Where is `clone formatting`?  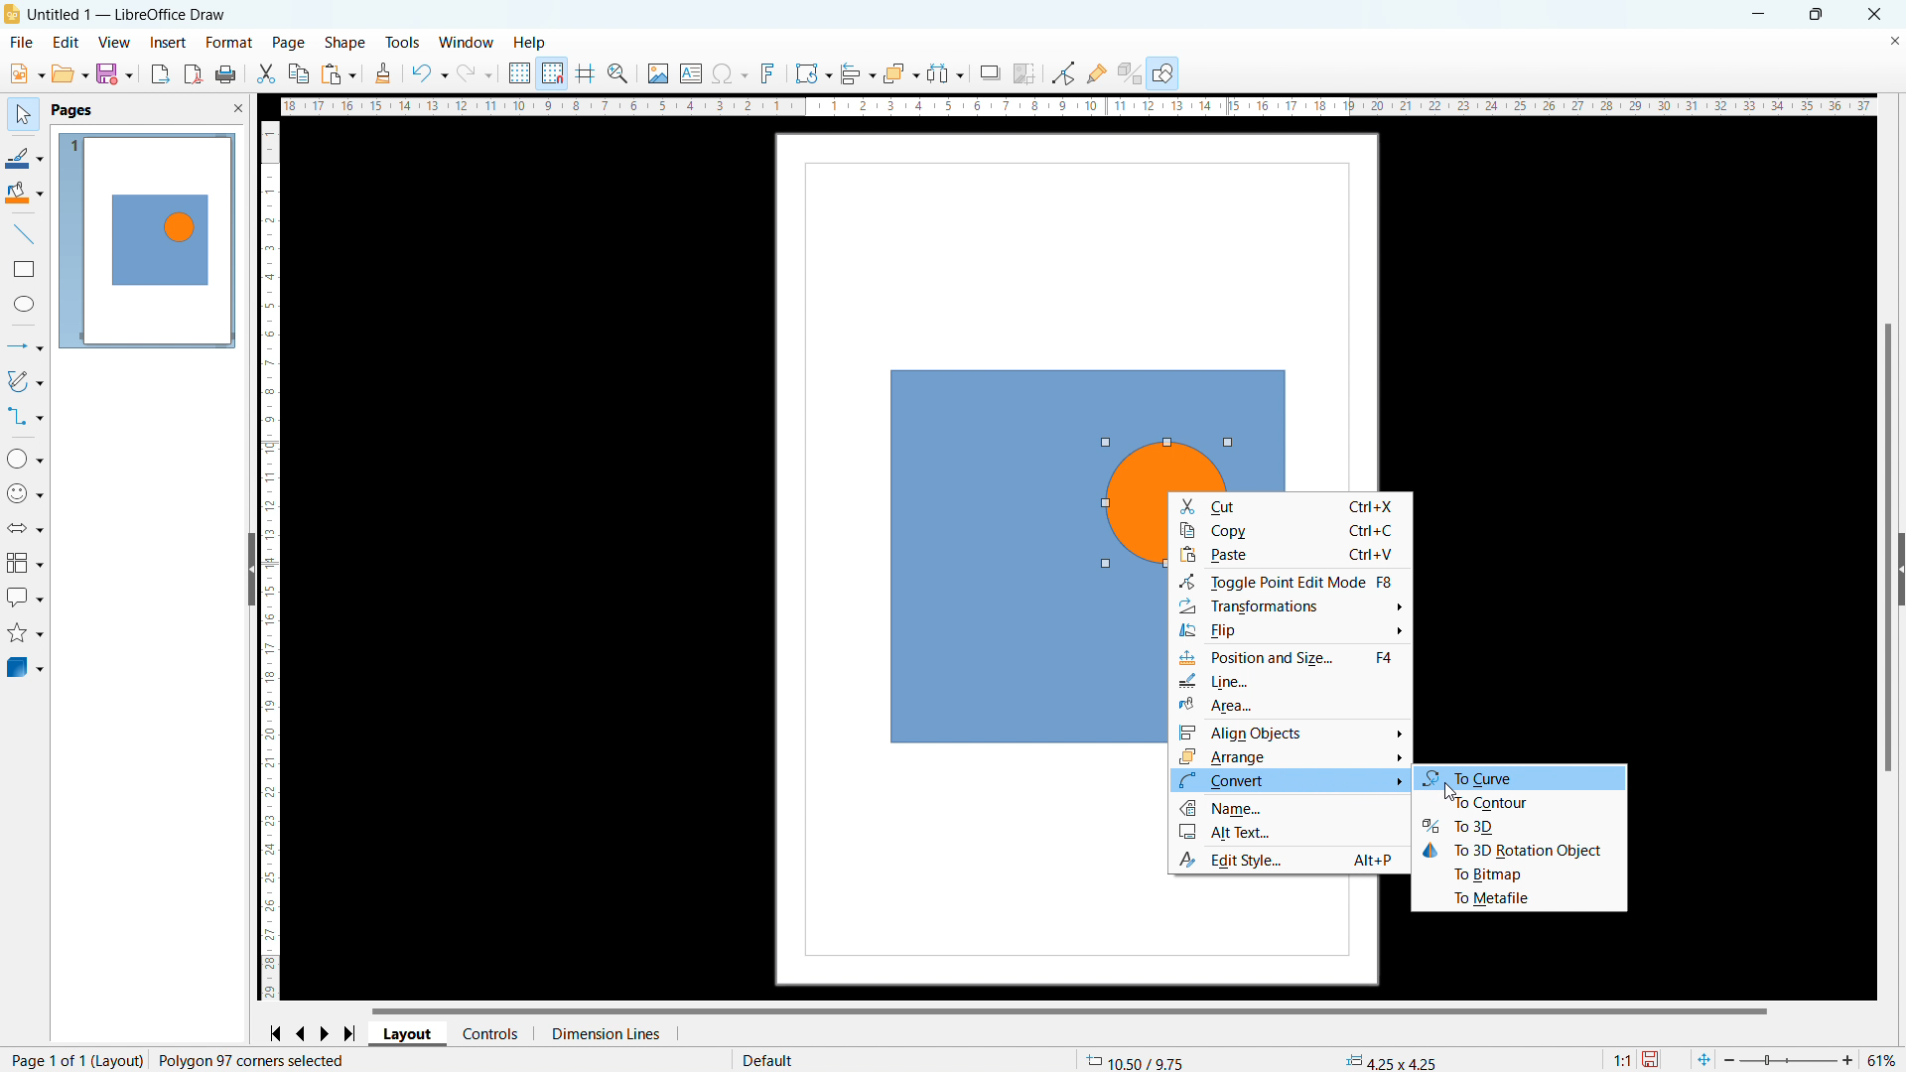
clone formatting is located at coordinates (383, 72).